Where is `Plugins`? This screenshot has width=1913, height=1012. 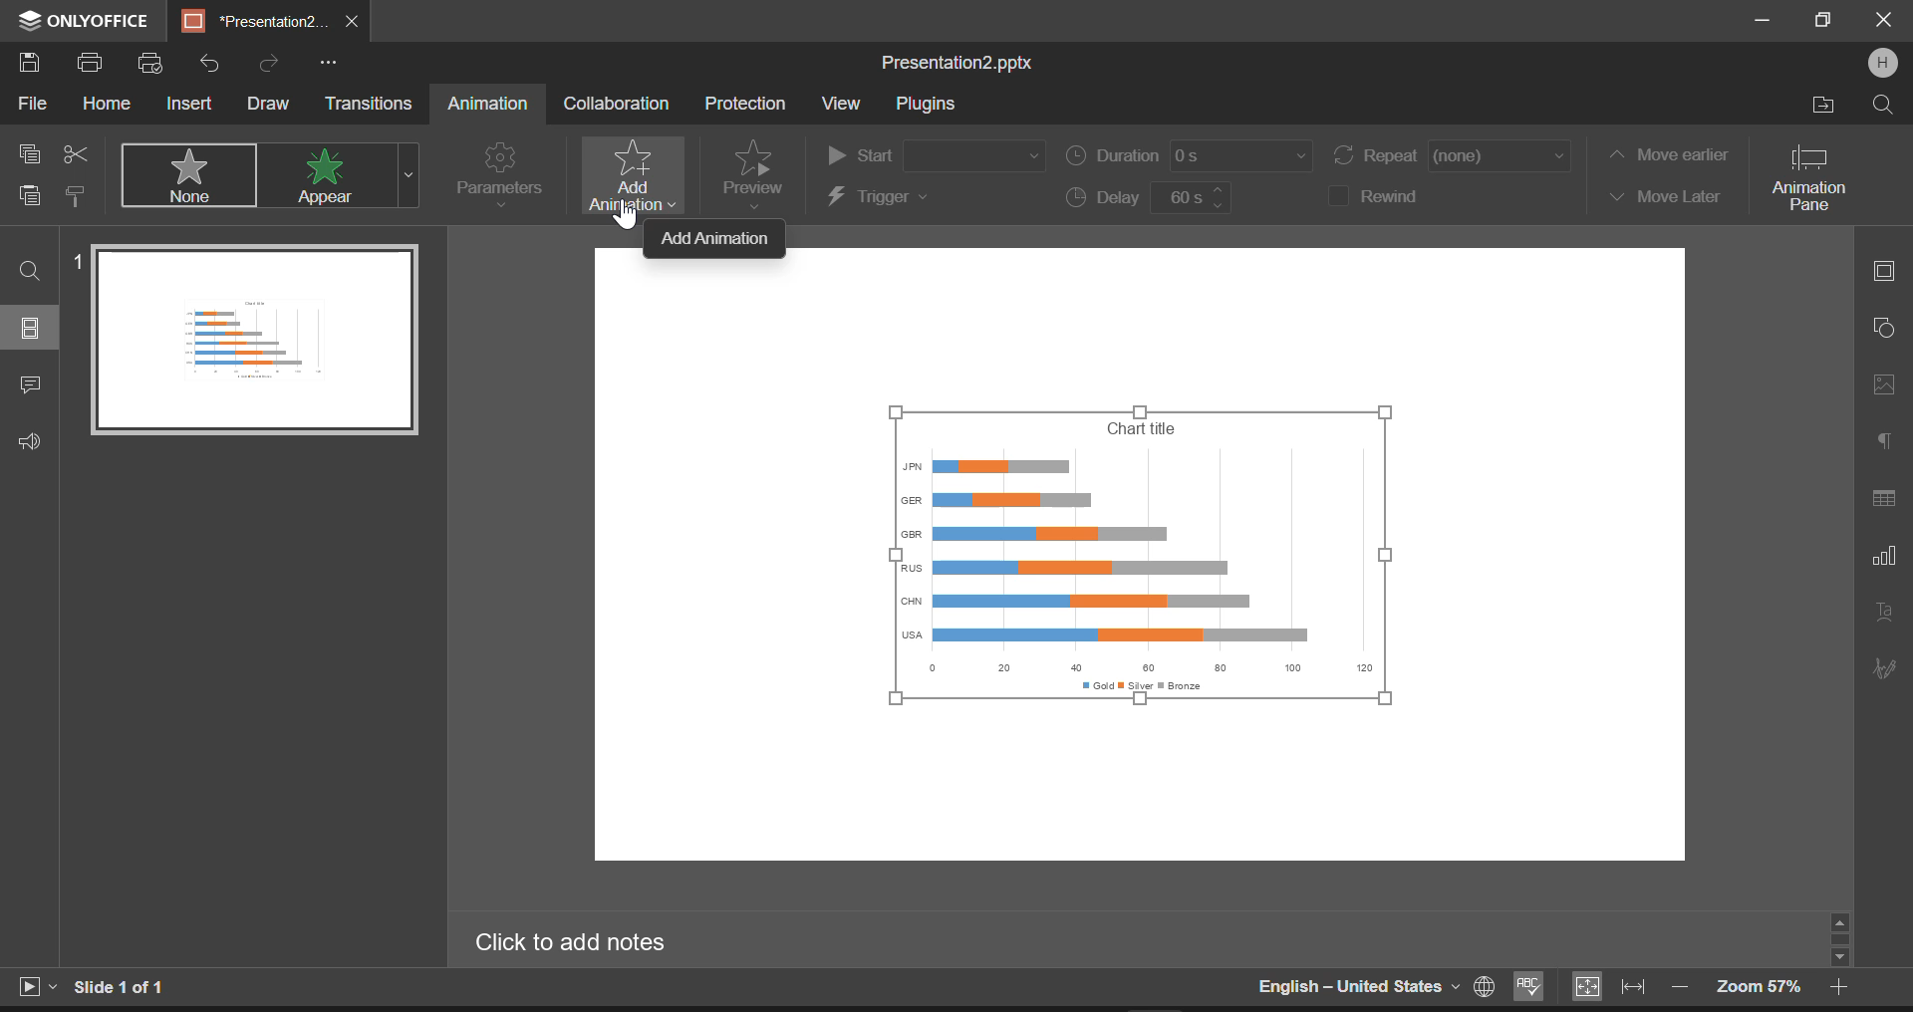 Plugins is located at coordinates (925, 106).